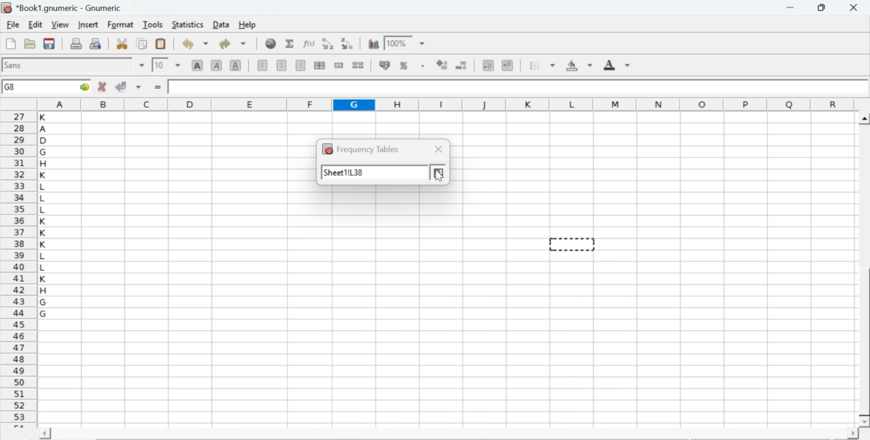  I want to click on split merged ranges of cells, so click(358, 65).